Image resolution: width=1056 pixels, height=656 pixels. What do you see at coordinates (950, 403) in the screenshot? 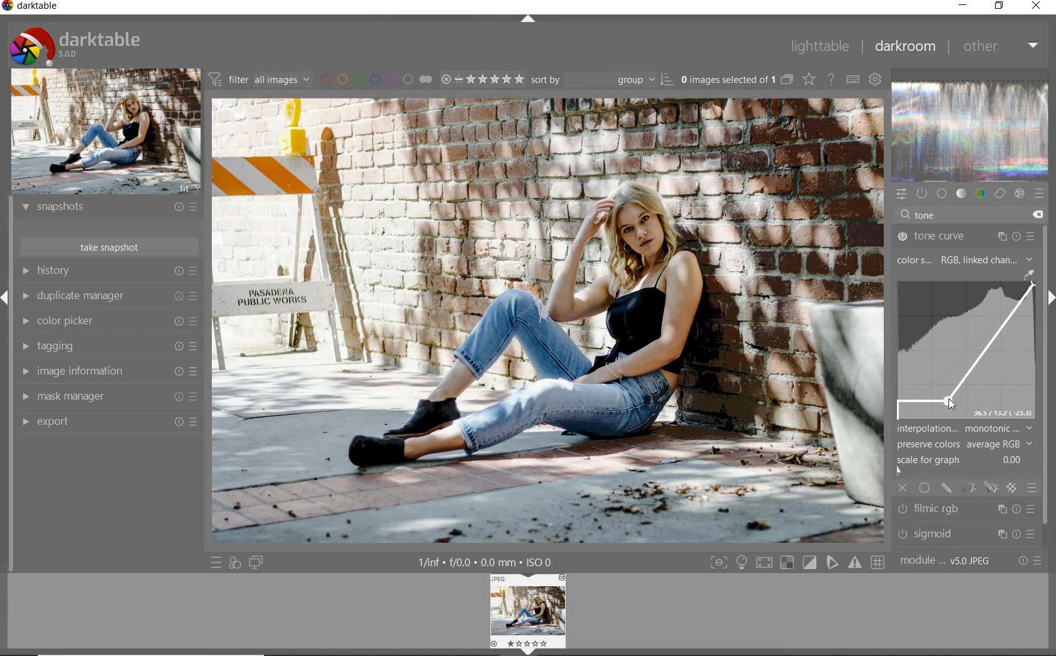
I see `cursor position` at bounding box center [950, 403].